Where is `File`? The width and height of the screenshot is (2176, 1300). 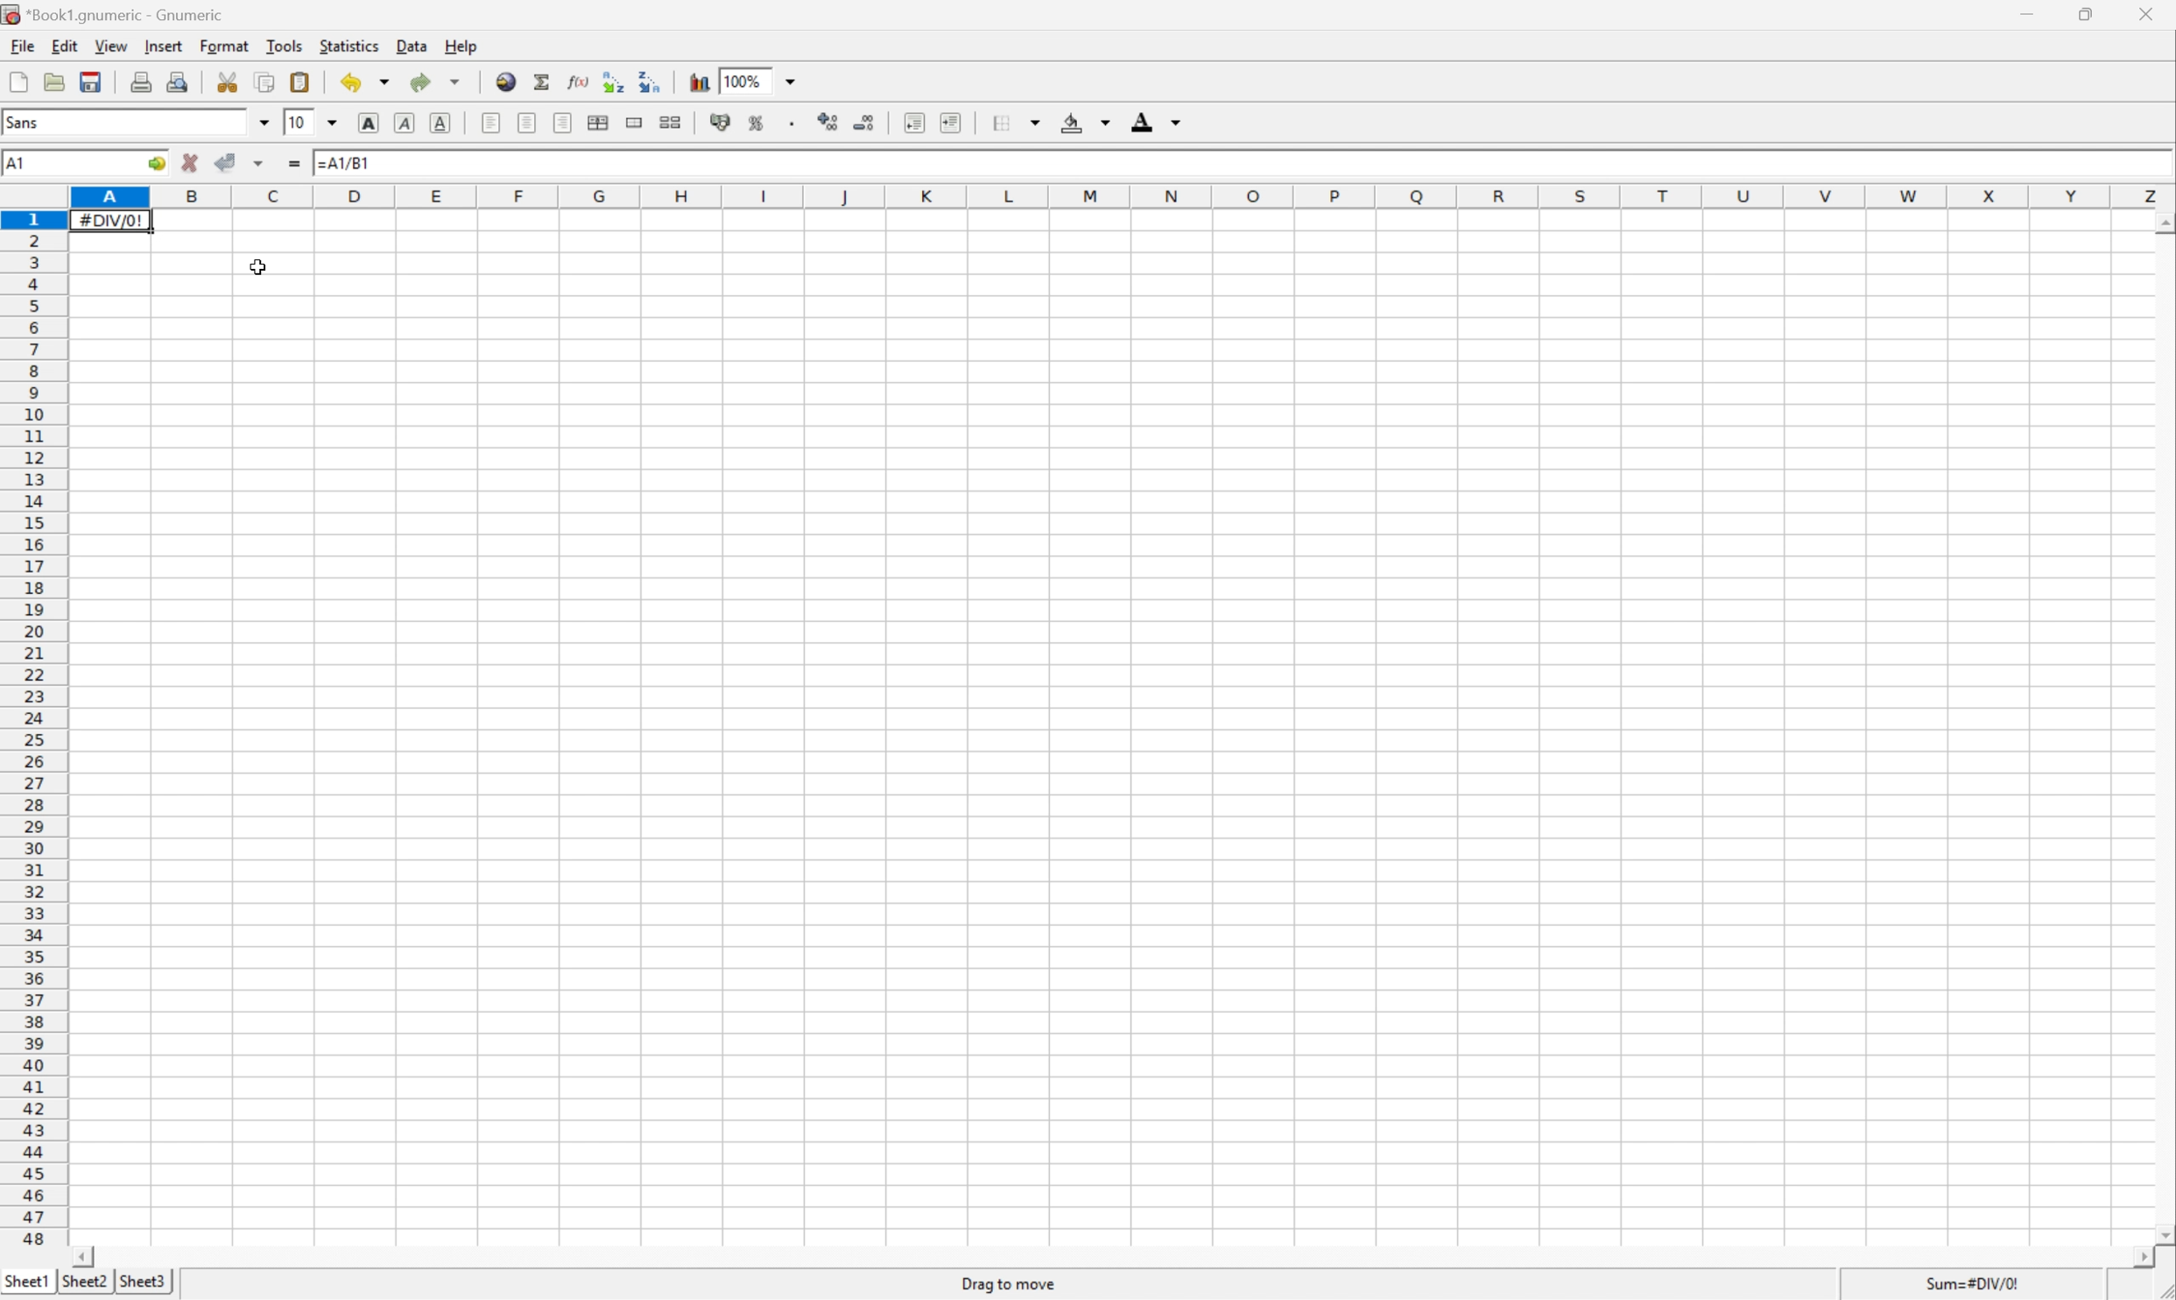
File is located at coordinates (24, 46).